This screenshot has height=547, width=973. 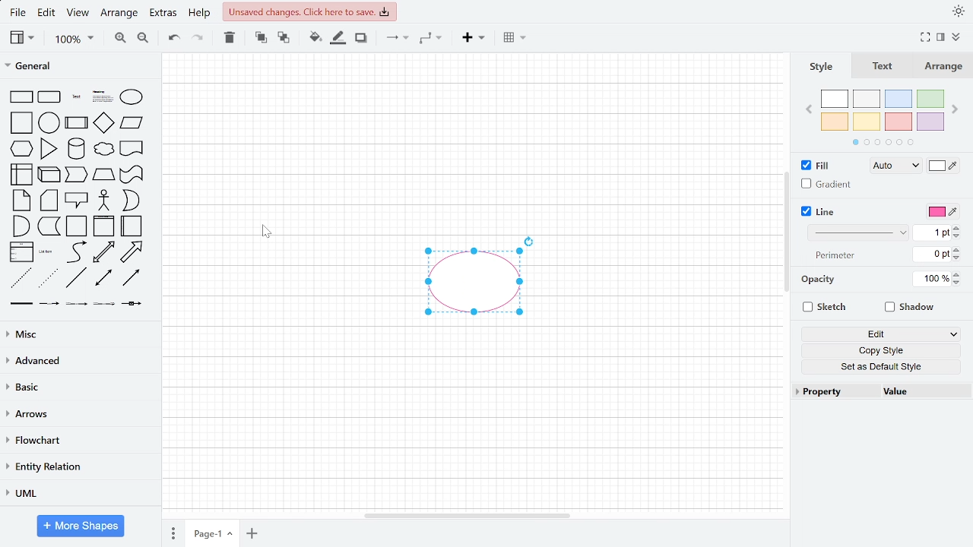 I want to click on horizontal container, so click(x=131, y=227).